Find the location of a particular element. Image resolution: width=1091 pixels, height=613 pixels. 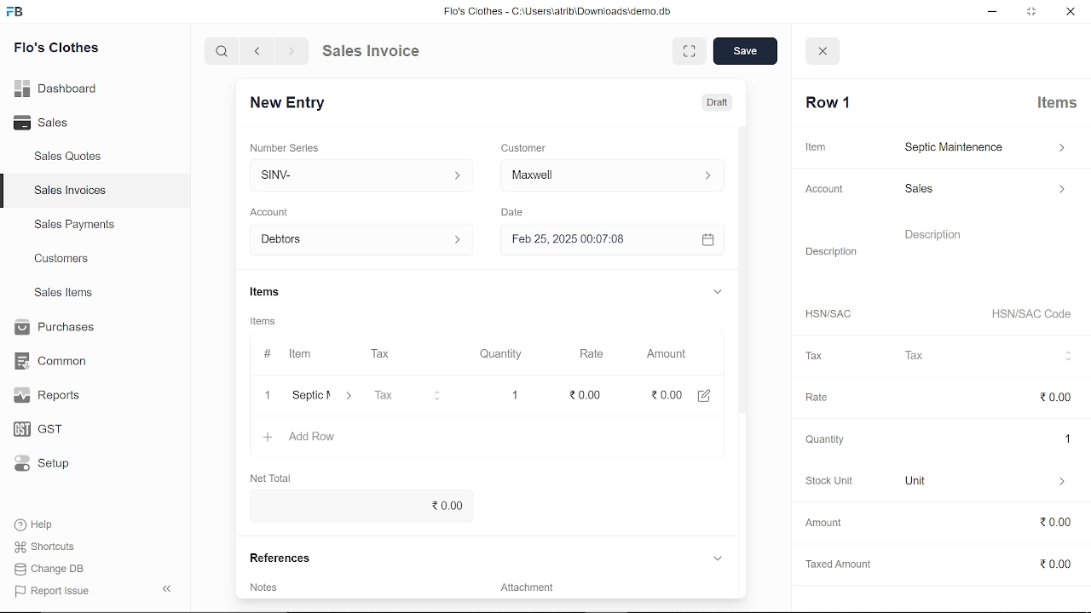

Dashboard is located at coordinates (57, 91).